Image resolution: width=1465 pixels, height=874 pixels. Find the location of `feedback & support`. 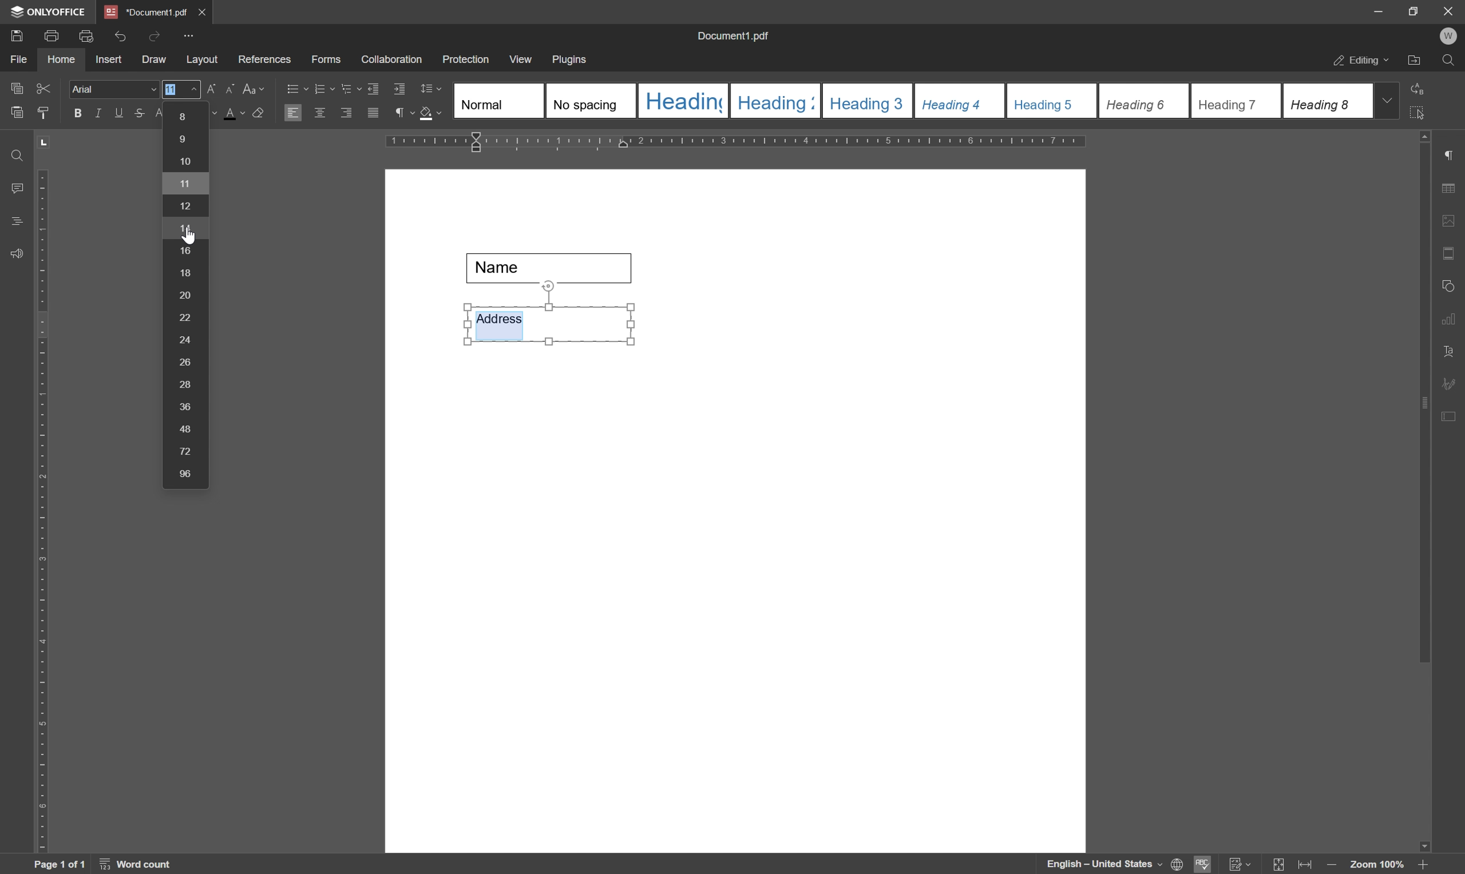

feedback & support is located at coordinates (16, 254).